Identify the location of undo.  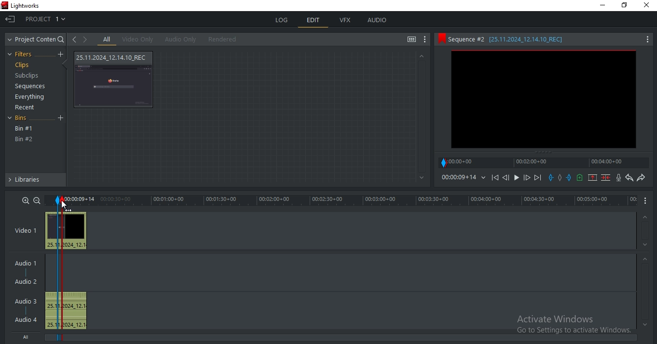
(630, 178).